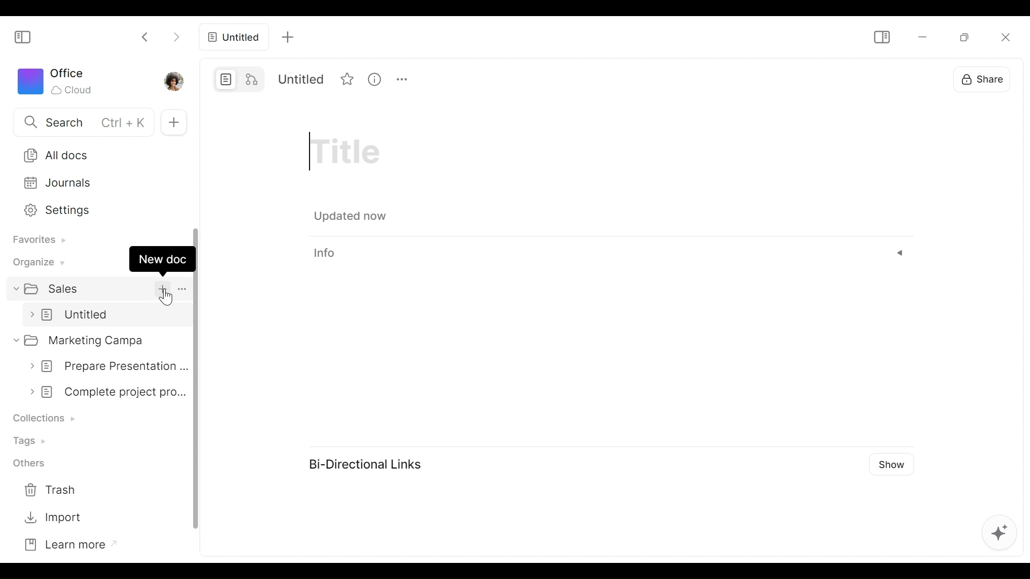 This screenshot has height=579, width=1030. What do you see at coordinates (233, 38) in the screenshot?
I see `all docs` at bounding box center [233, 38].